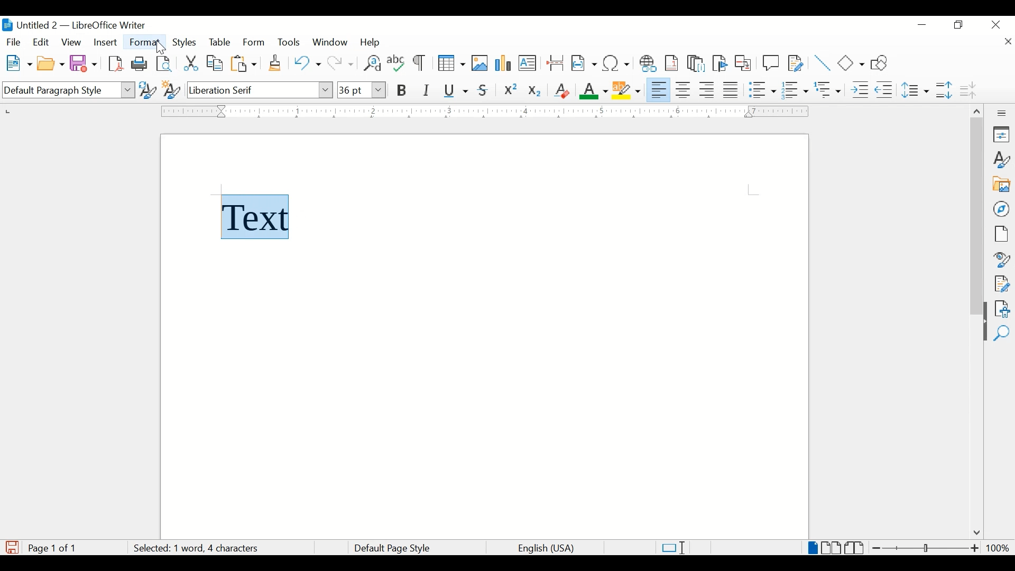  I want to click on accessibility check, so click(1002, 309).